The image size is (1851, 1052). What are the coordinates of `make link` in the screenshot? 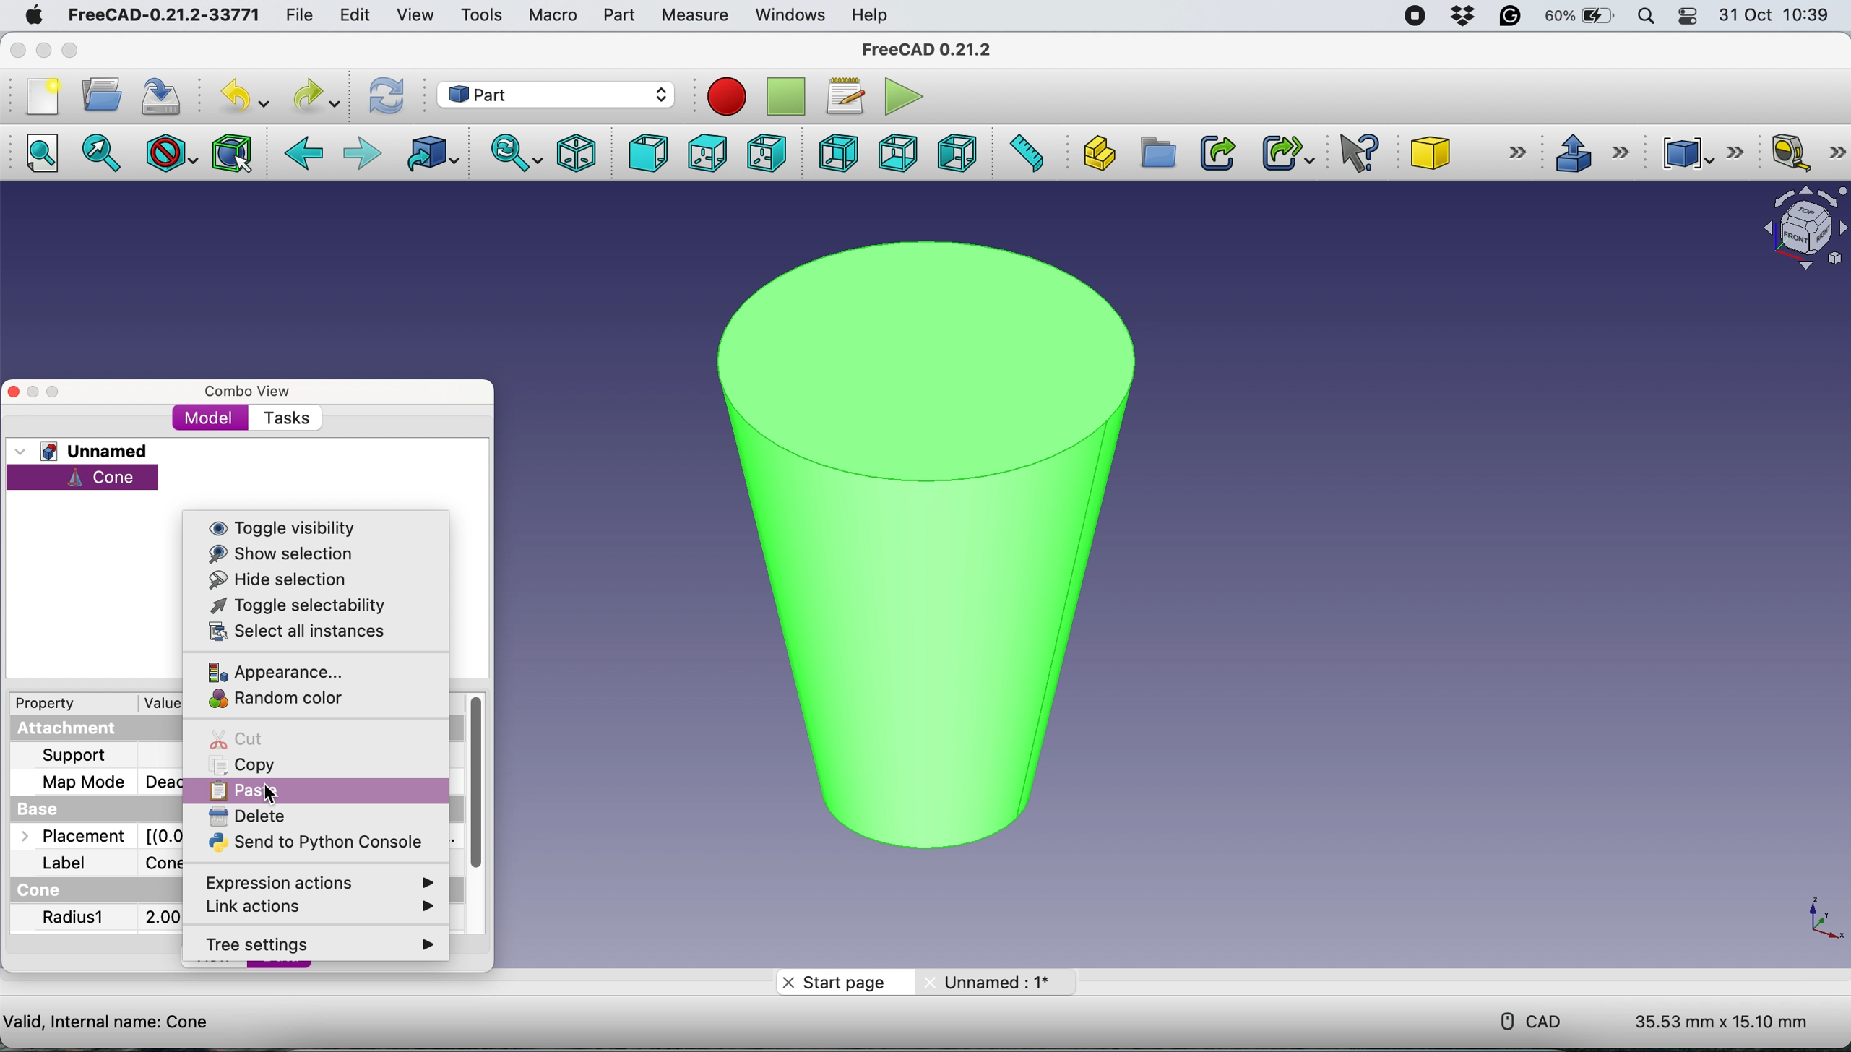 It's located at (1217, 152).